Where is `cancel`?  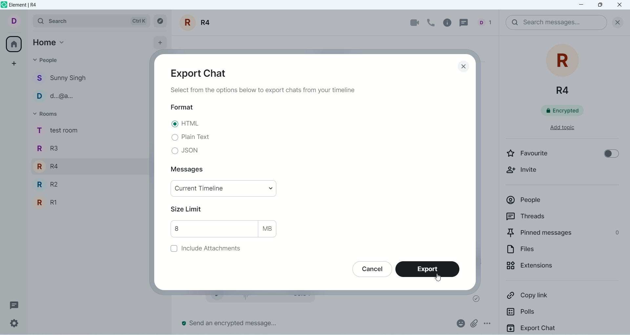
cancel is located at coordinates (369, 270).